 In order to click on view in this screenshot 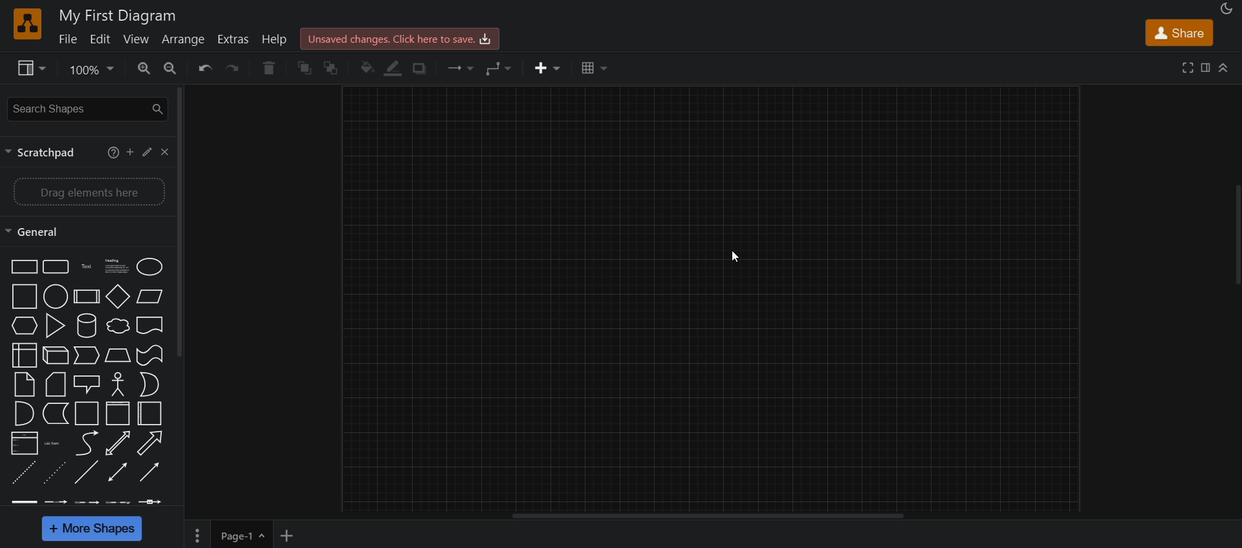, I will do `click(28, 68)`.